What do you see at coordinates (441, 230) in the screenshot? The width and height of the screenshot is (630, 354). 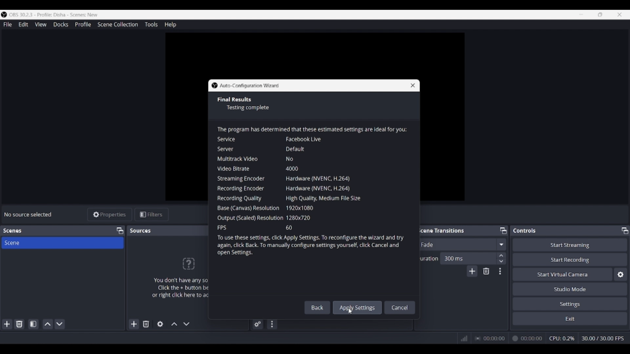 I see `Panel title` at bounding box center [441, 230].